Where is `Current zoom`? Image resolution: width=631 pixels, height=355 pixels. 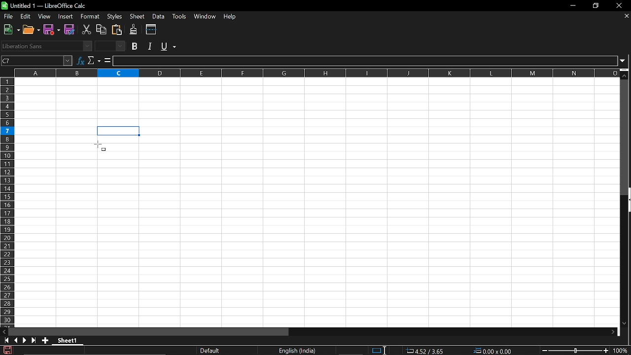 Current zoom is located at coordinates (622, 351).